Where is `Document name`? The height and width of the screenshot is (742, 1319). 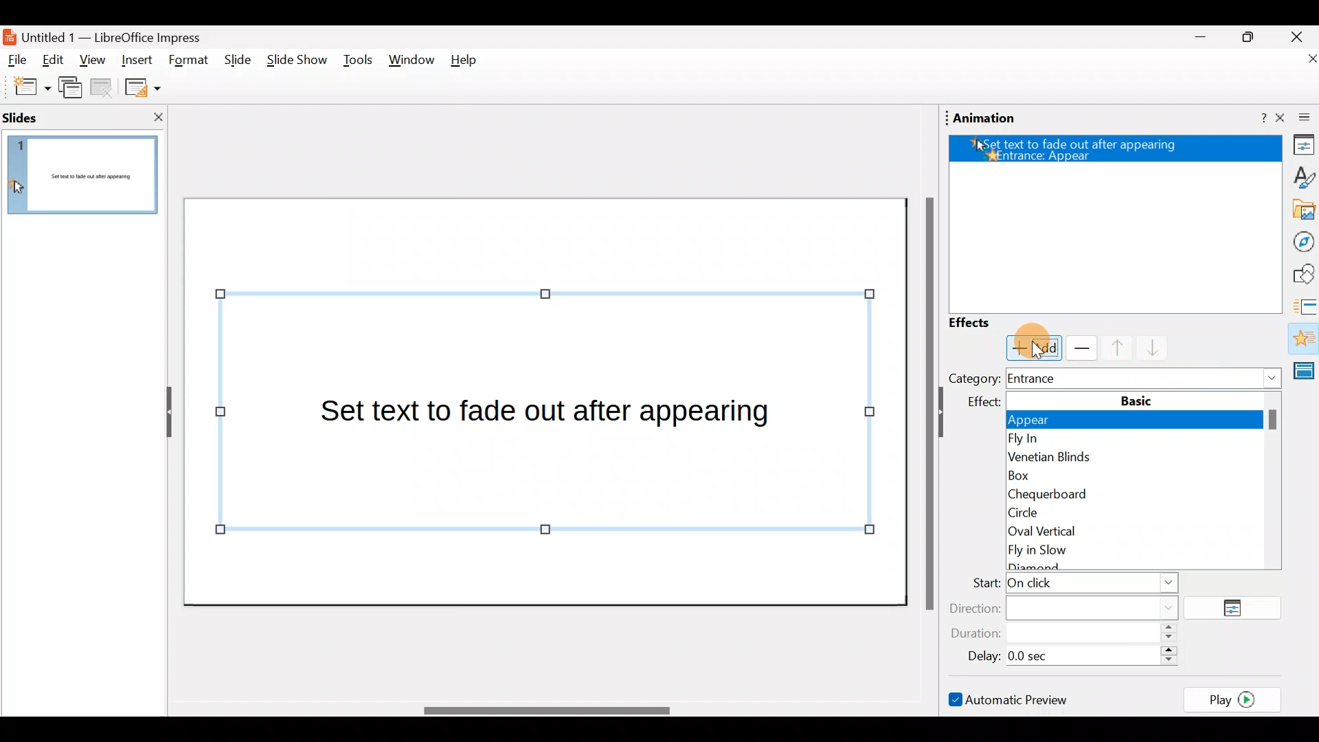 Document name is located at coordinates (112, 36).